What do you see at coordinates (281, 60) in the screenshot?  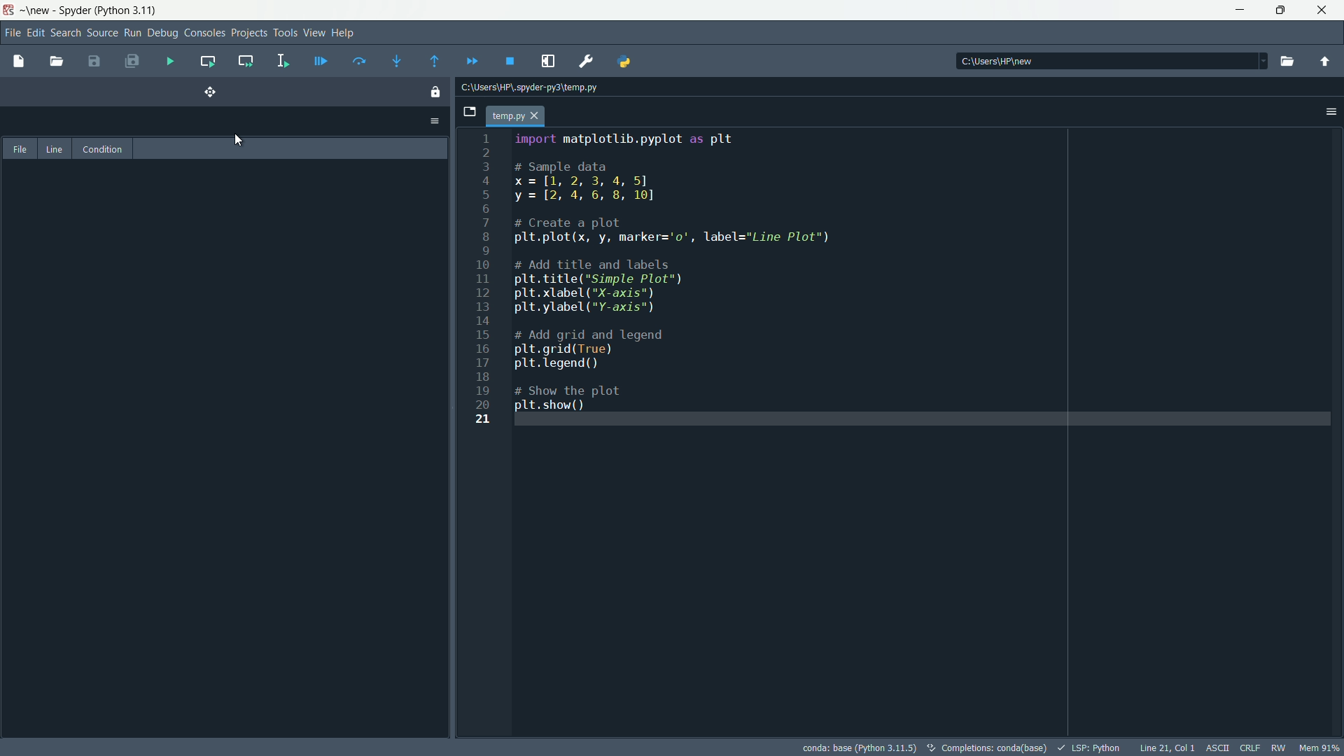 I see `run selection` at bounding box center [281, 60].